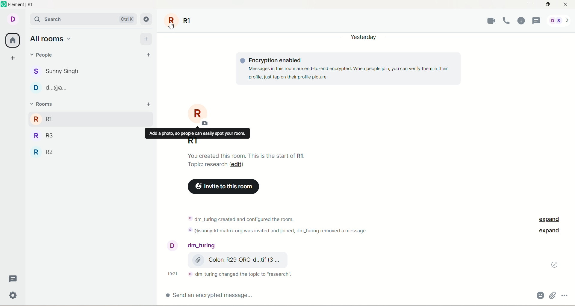 The width and height of the screenshot is (575, 306). Describe the element at coordinates (43, 56) in the screenshot. I see `people` at that location.